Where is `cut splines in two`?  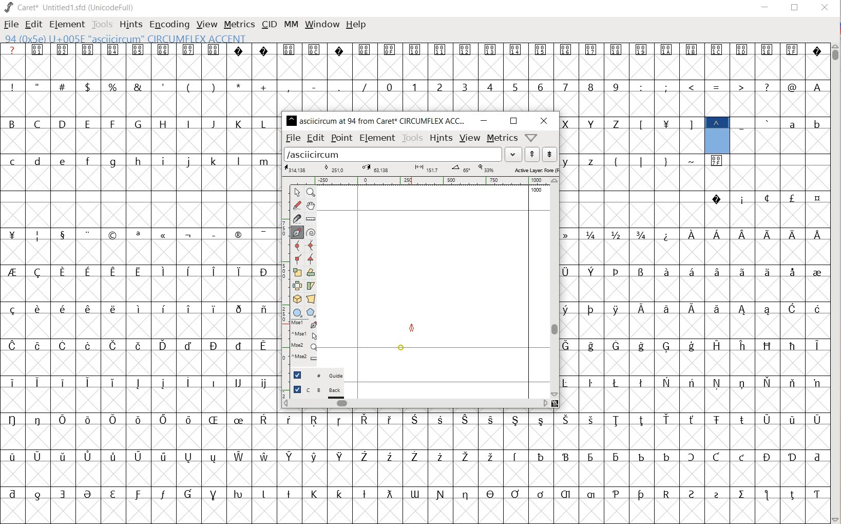
cut splines in two is located at coordinates (296, 219).